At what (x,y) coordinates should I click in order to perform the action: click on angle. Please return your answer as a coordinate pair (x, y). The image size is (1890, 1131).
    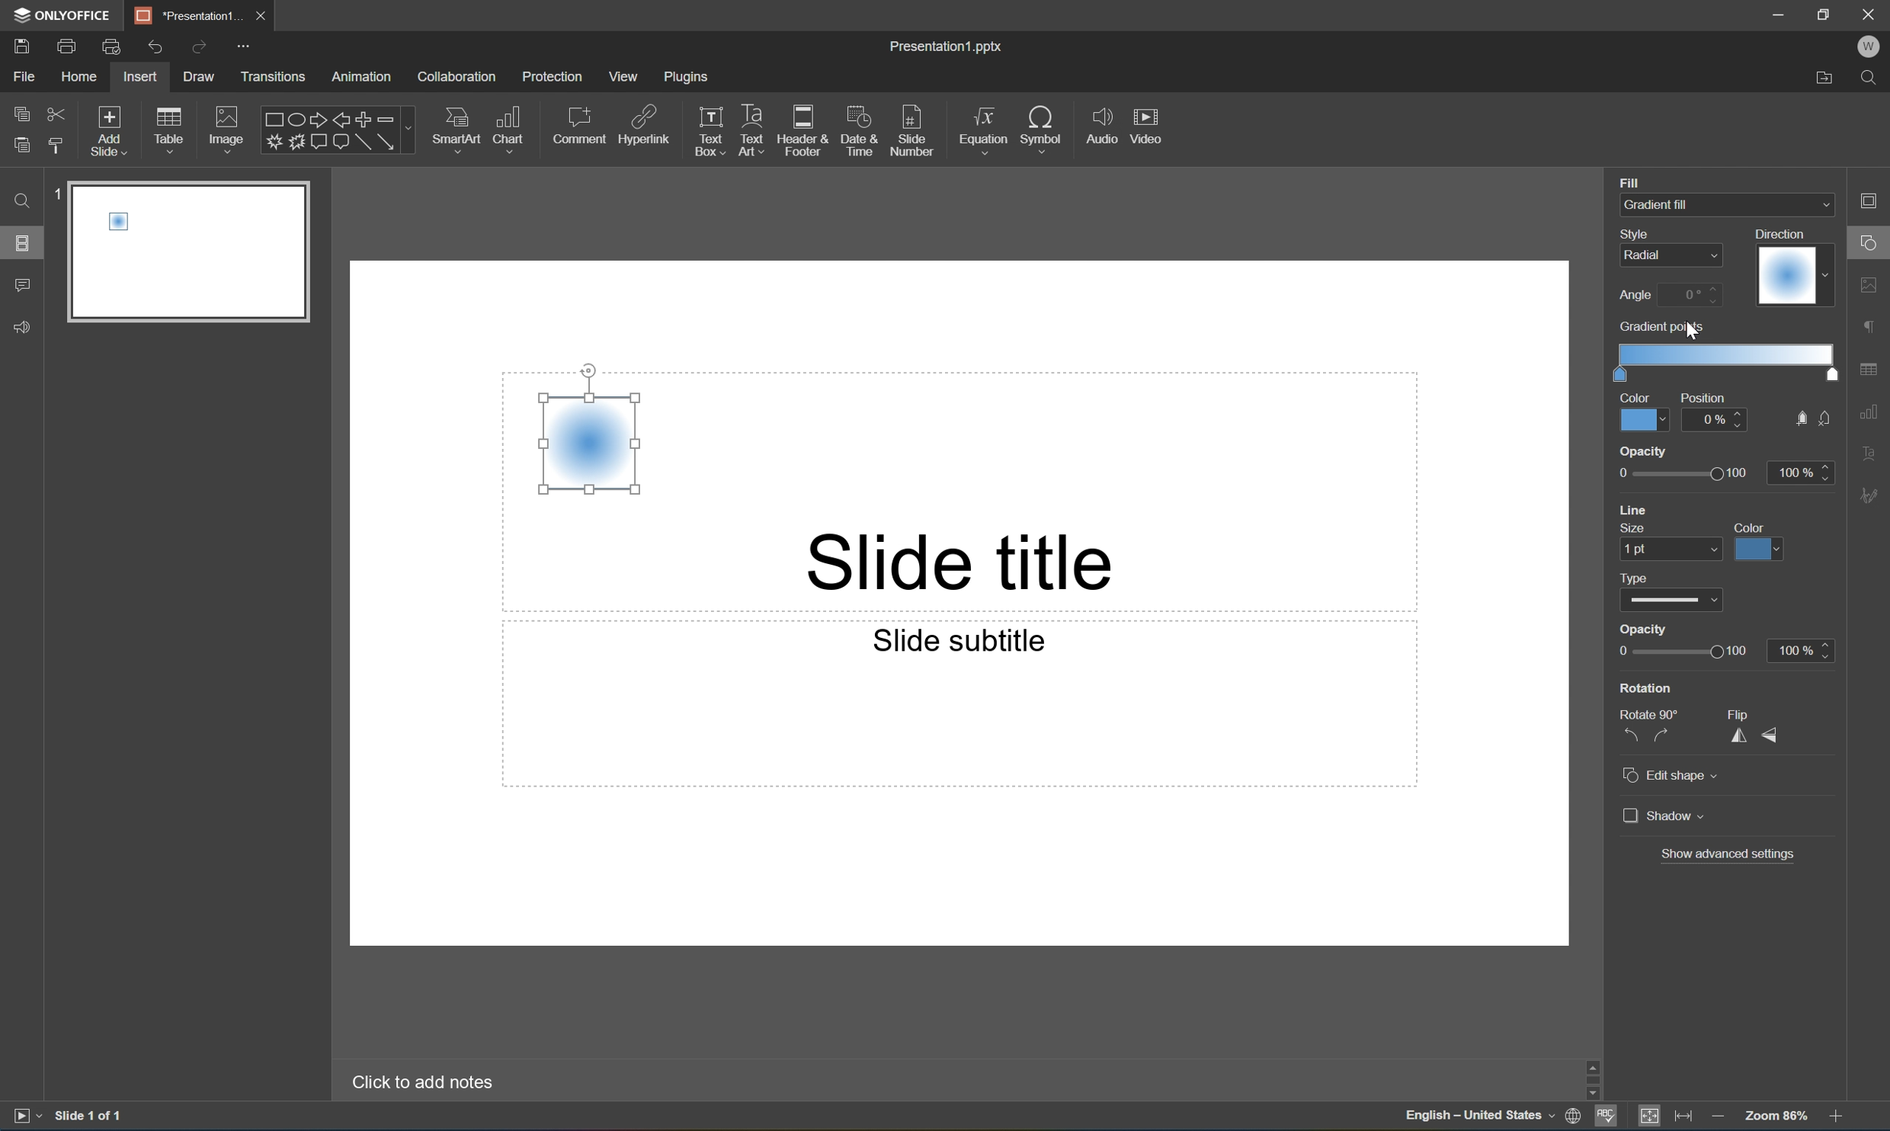
    Looking at the image, I should click on (1669, 295).